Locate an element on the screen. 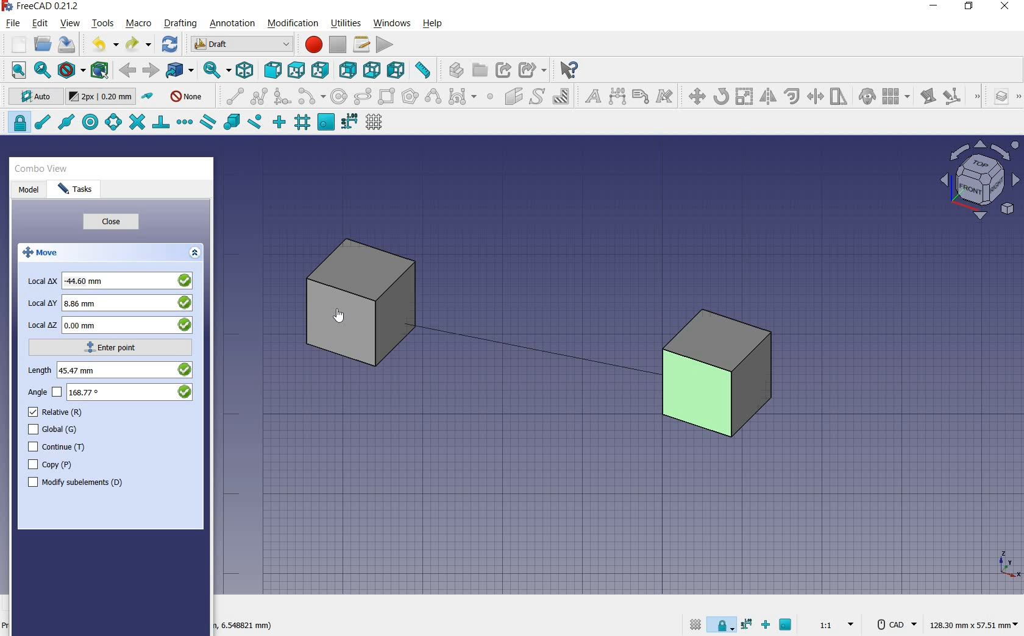 The height and width of the screenshot is (636, 1024). manage layers is located at coordinates (1002, 97).